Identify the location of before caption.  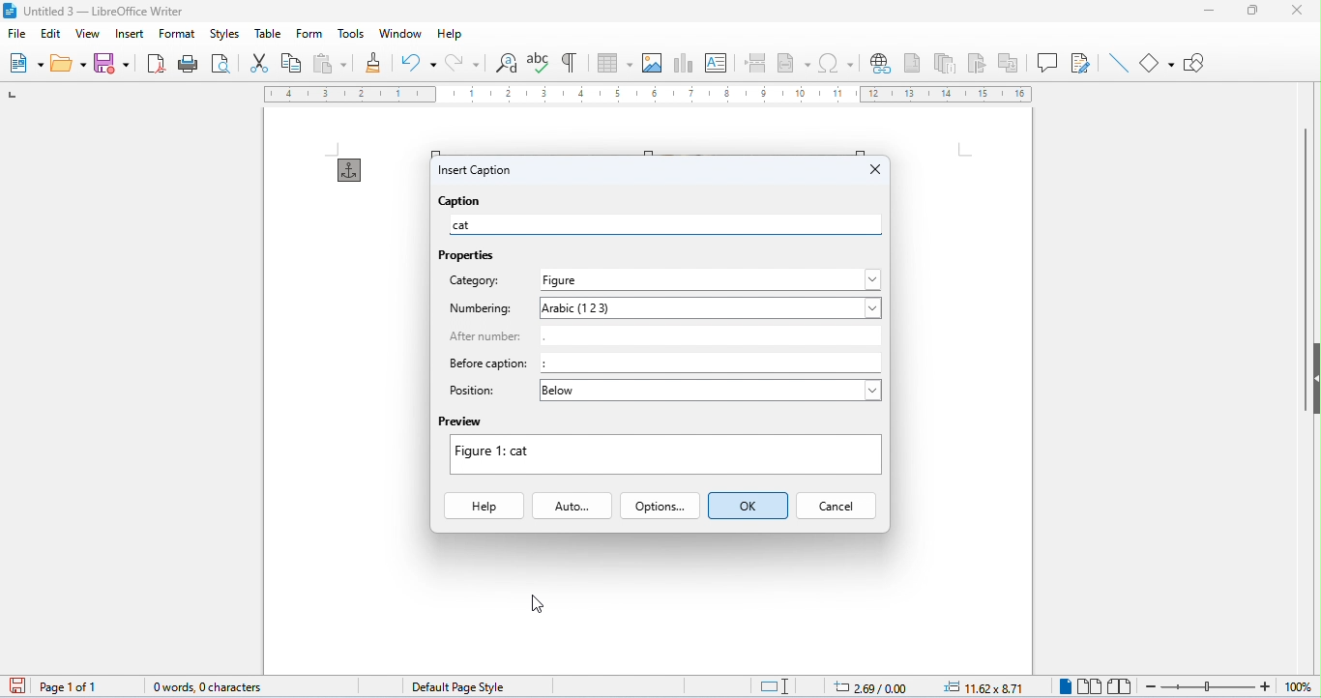
(489, 364).